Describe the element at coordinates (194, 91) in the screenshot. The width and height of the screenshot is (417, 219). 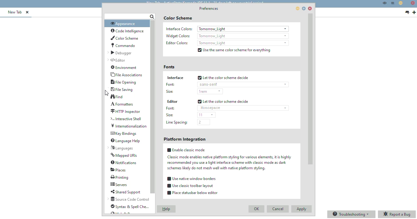
I see `size: 1rem` at that location.